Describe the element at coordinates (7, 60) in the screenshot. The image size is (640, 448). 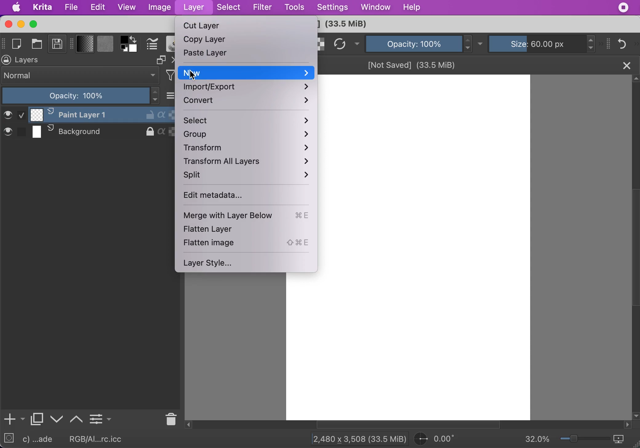
I see `lock docker` at that location.